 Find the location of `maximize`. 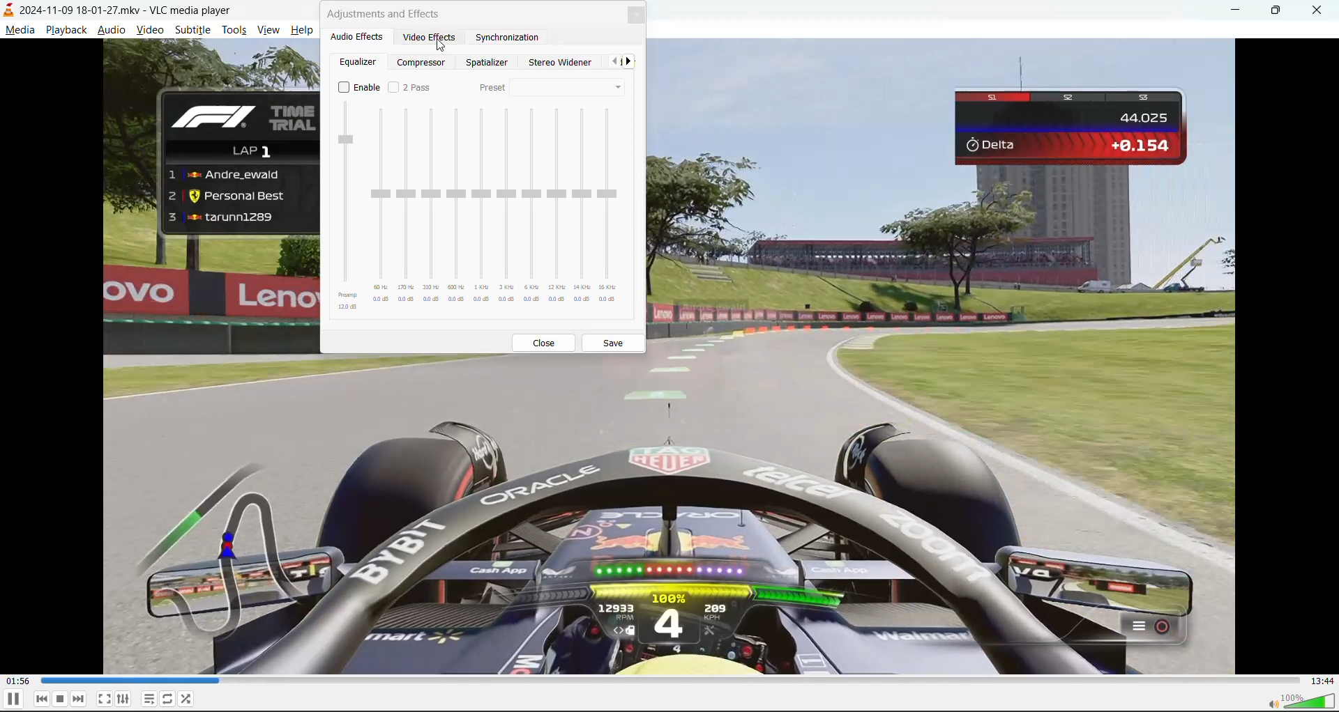

maximize is located at coordinates (1283, 11).